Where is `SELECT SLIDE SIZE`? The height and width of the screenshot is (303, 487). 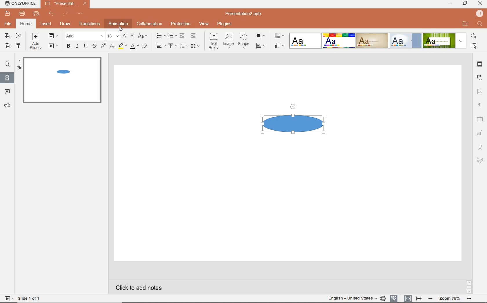
SELECT SLIDE SIZE is located at coordinates (280, 47).